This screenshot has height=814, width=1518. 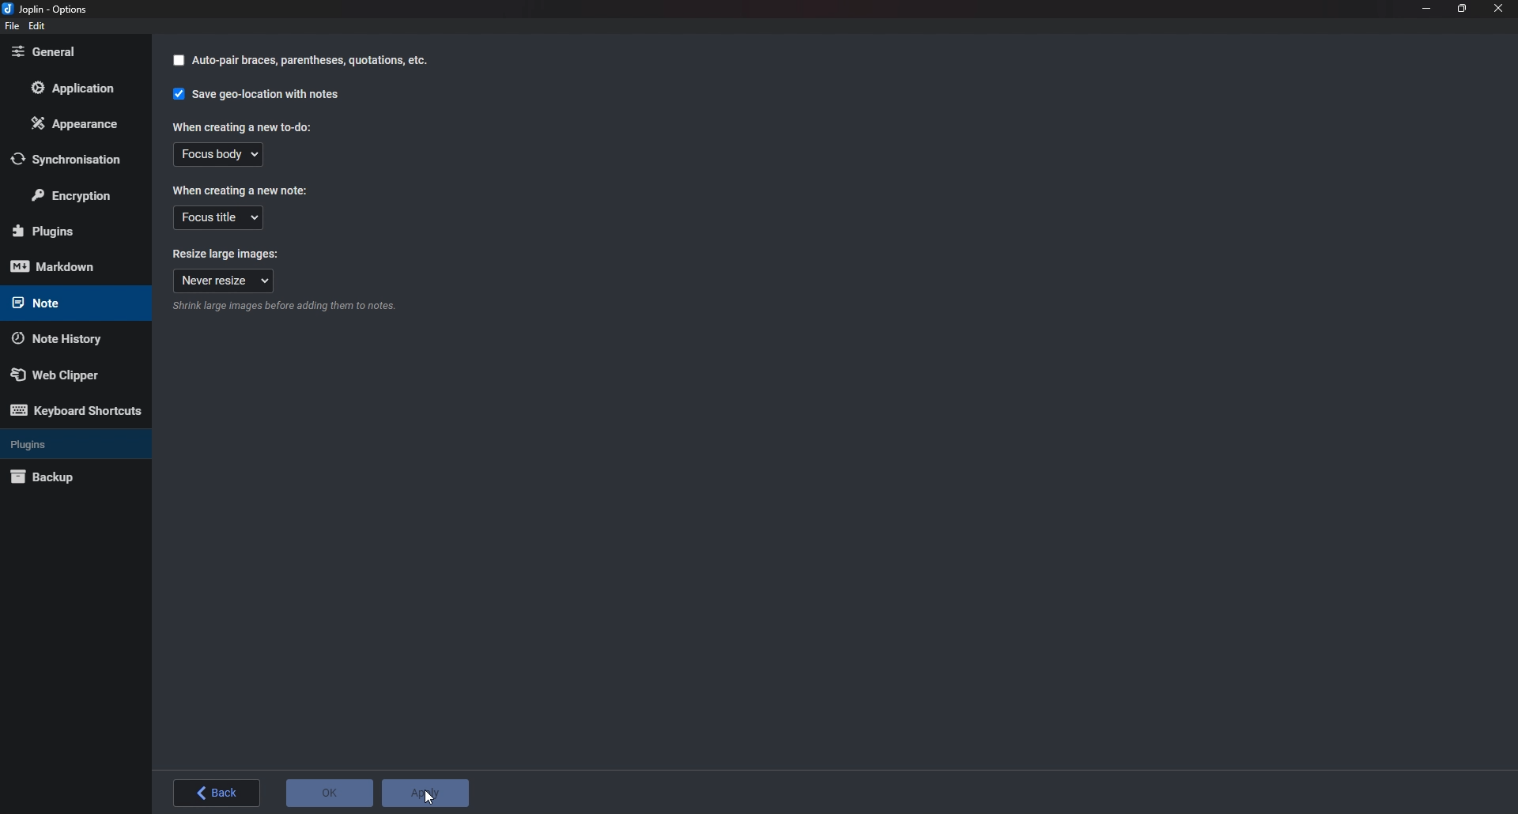 I want to click on Resize, so click(x=1463, y=9).